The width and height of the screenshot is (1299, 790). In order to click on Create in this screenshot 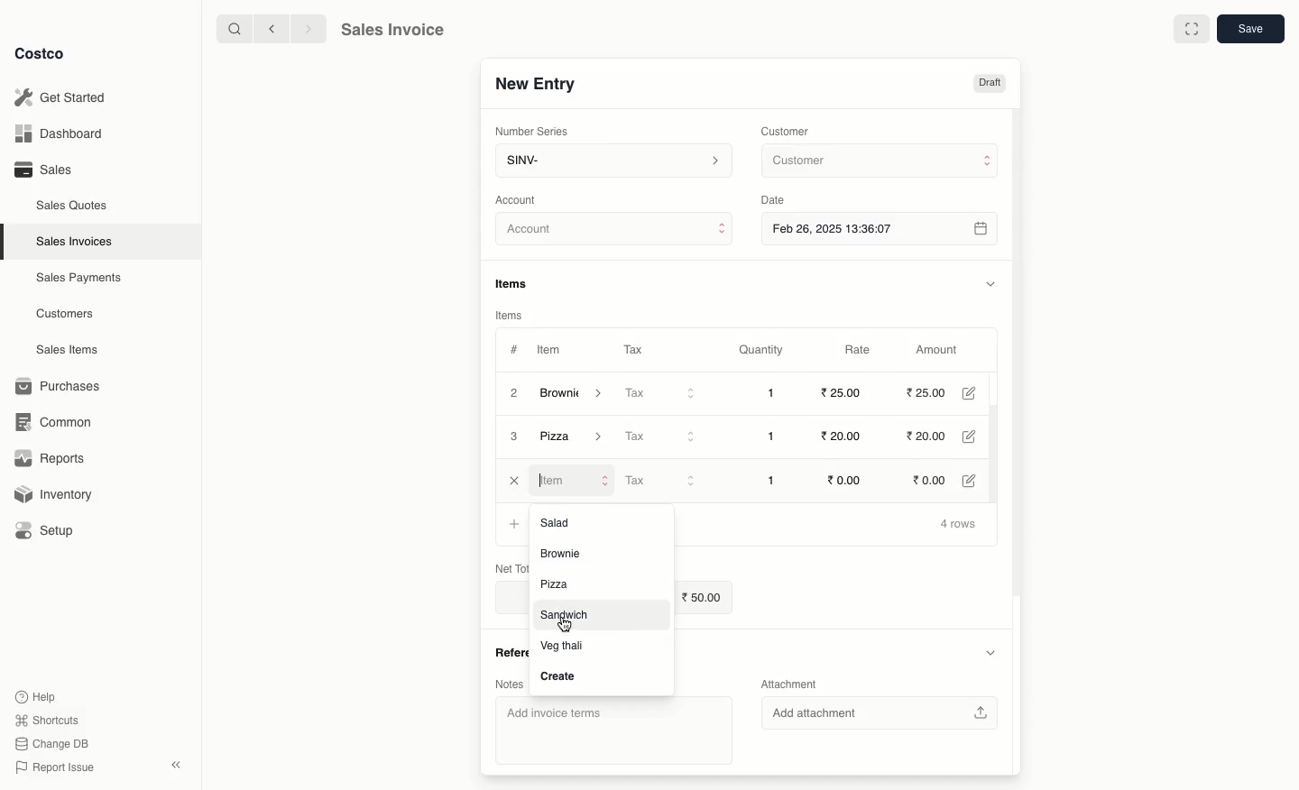, I will do `click(558, 675)`.